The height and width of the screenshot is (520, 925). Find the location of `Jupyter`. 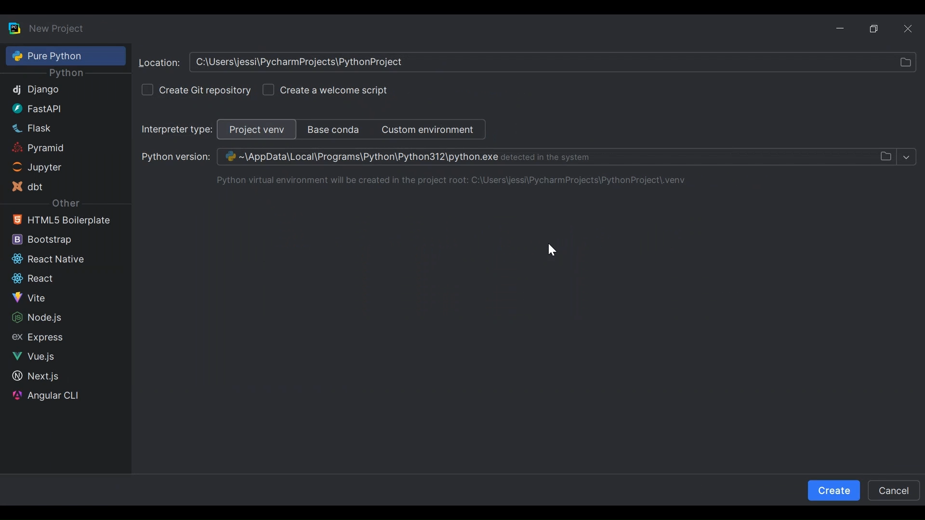

Jupyter is located at coordinates (58, 168).